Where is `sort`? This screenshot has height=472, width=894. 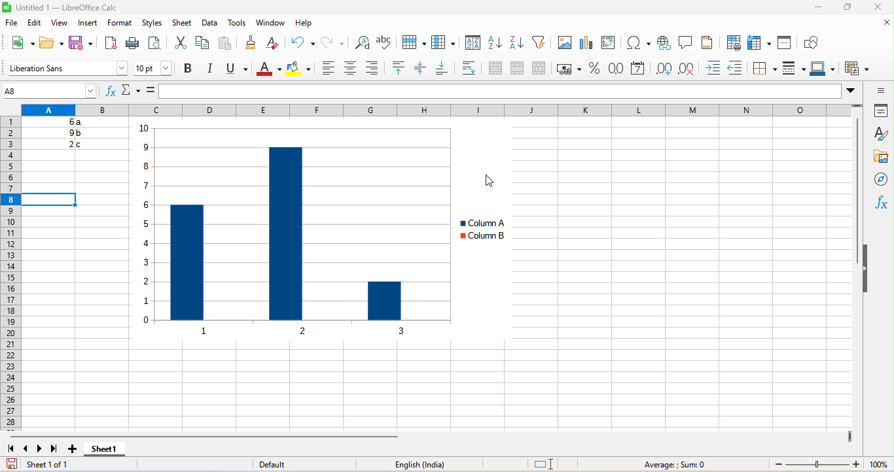 sort is located at coordinates (471, 46).